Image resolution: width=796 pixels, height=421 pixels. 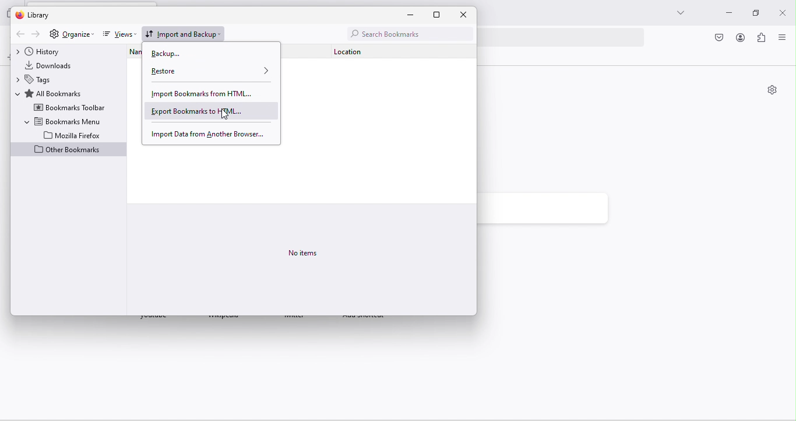 What do you see at coordinates (212, 72) in the screenshot?
I see `restore` at bounding box center [212, 72].